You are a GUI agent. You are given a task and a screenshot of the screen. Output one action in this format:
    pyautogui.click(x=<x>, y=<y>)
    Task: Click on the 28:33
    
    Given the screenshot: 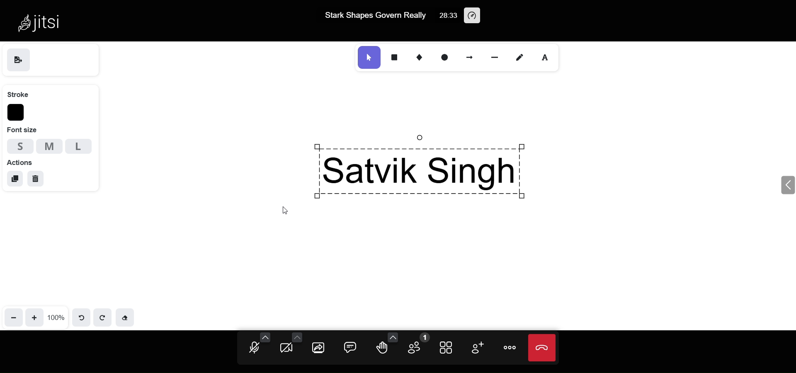 What is the action you would take?
    pyautogui.click(x=448, y=15)
    